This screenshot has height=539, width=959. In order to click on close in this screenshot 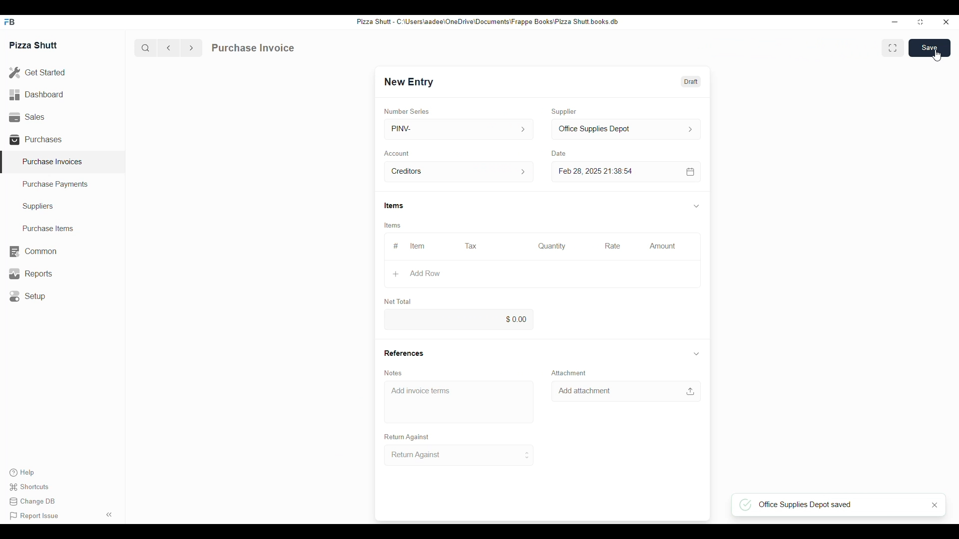, I will do `click(947, 22)`.